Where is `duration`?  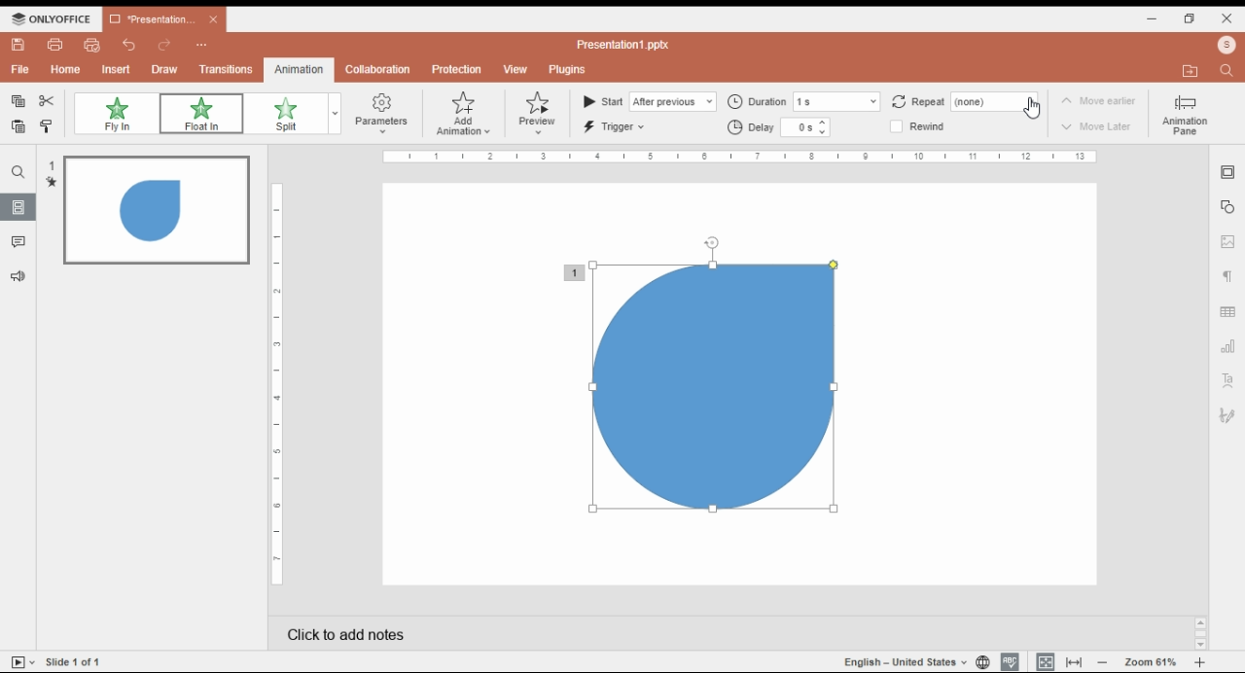 duration is located at coordinates (803, 100).